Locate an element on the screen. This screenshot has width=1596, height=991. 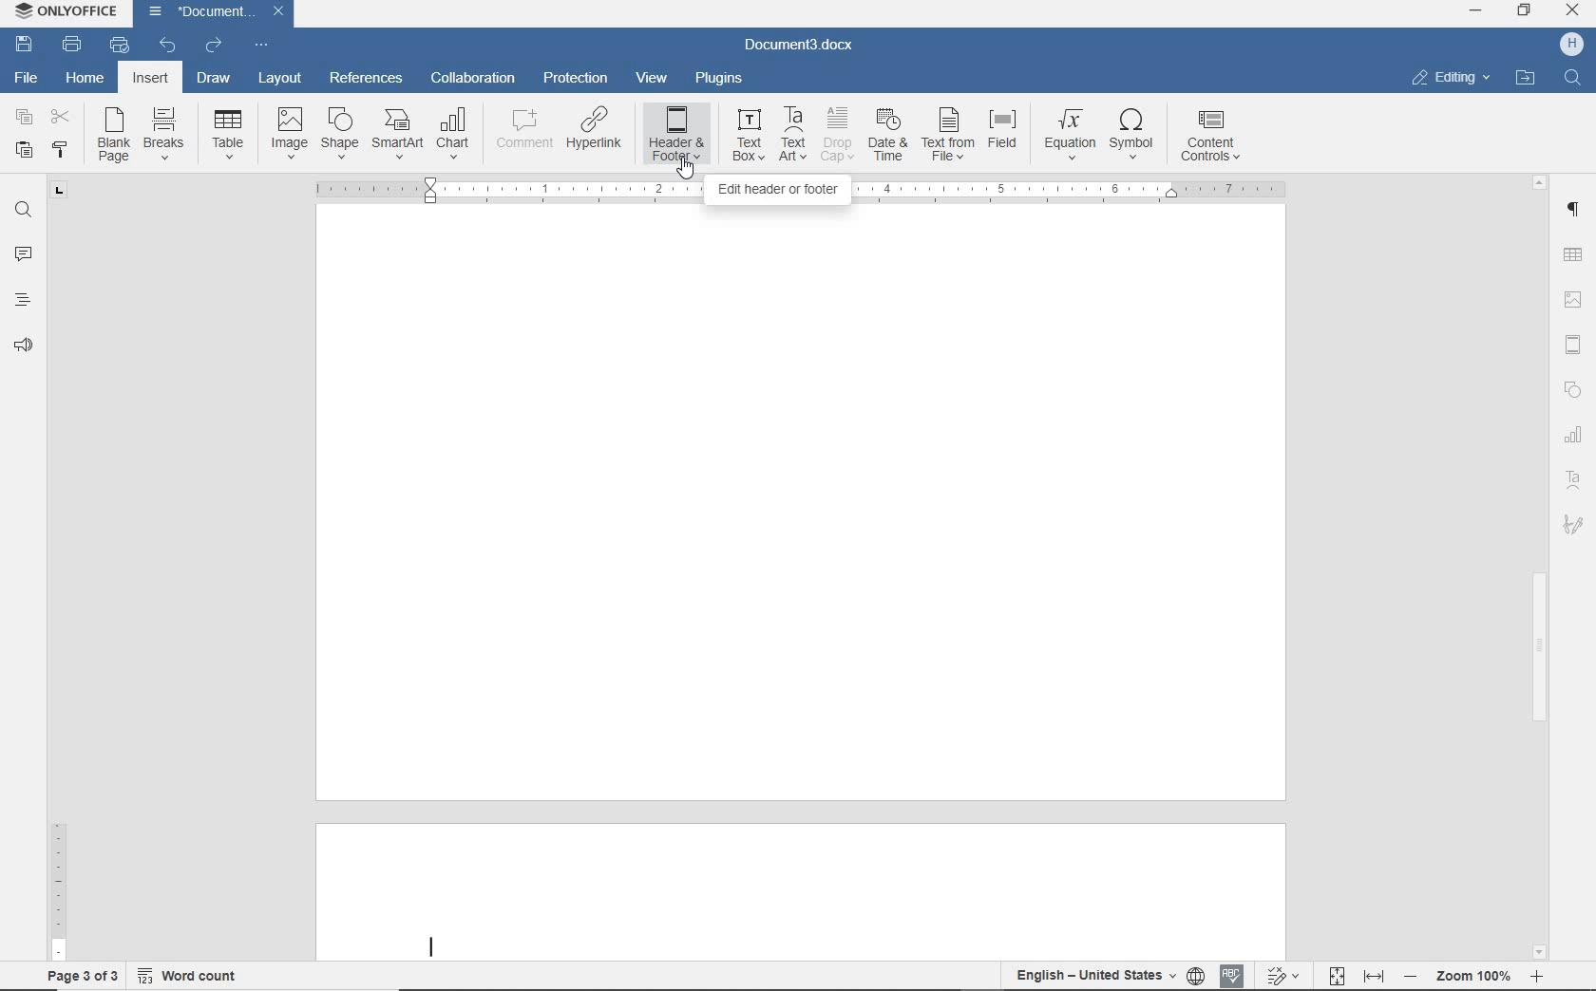
PRINT is located at coordinates (73, 45).